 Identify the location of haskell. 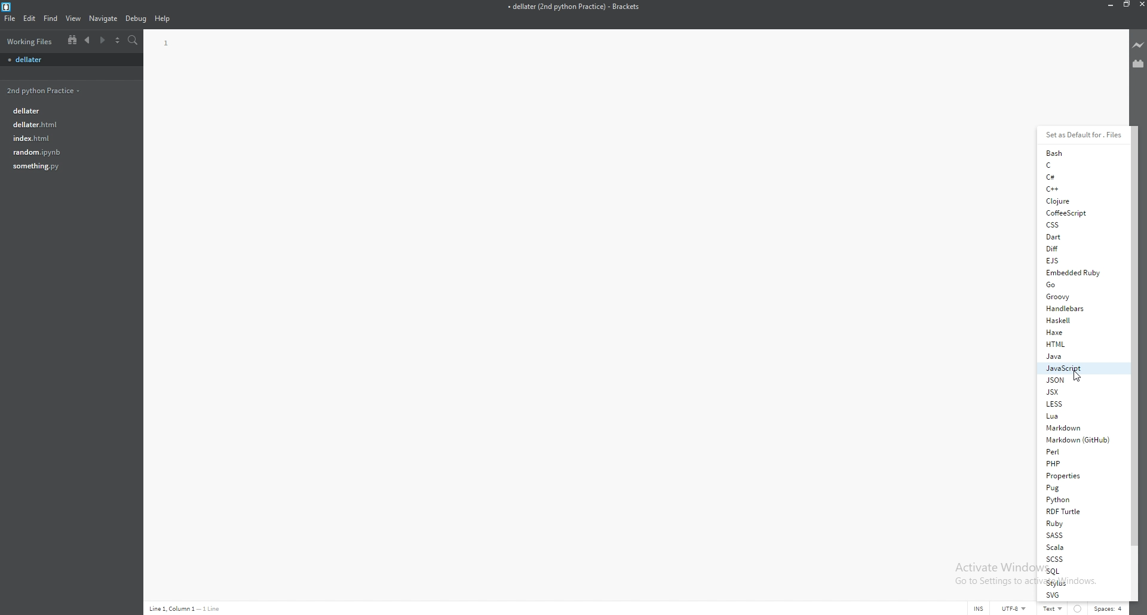
(1079, 320).